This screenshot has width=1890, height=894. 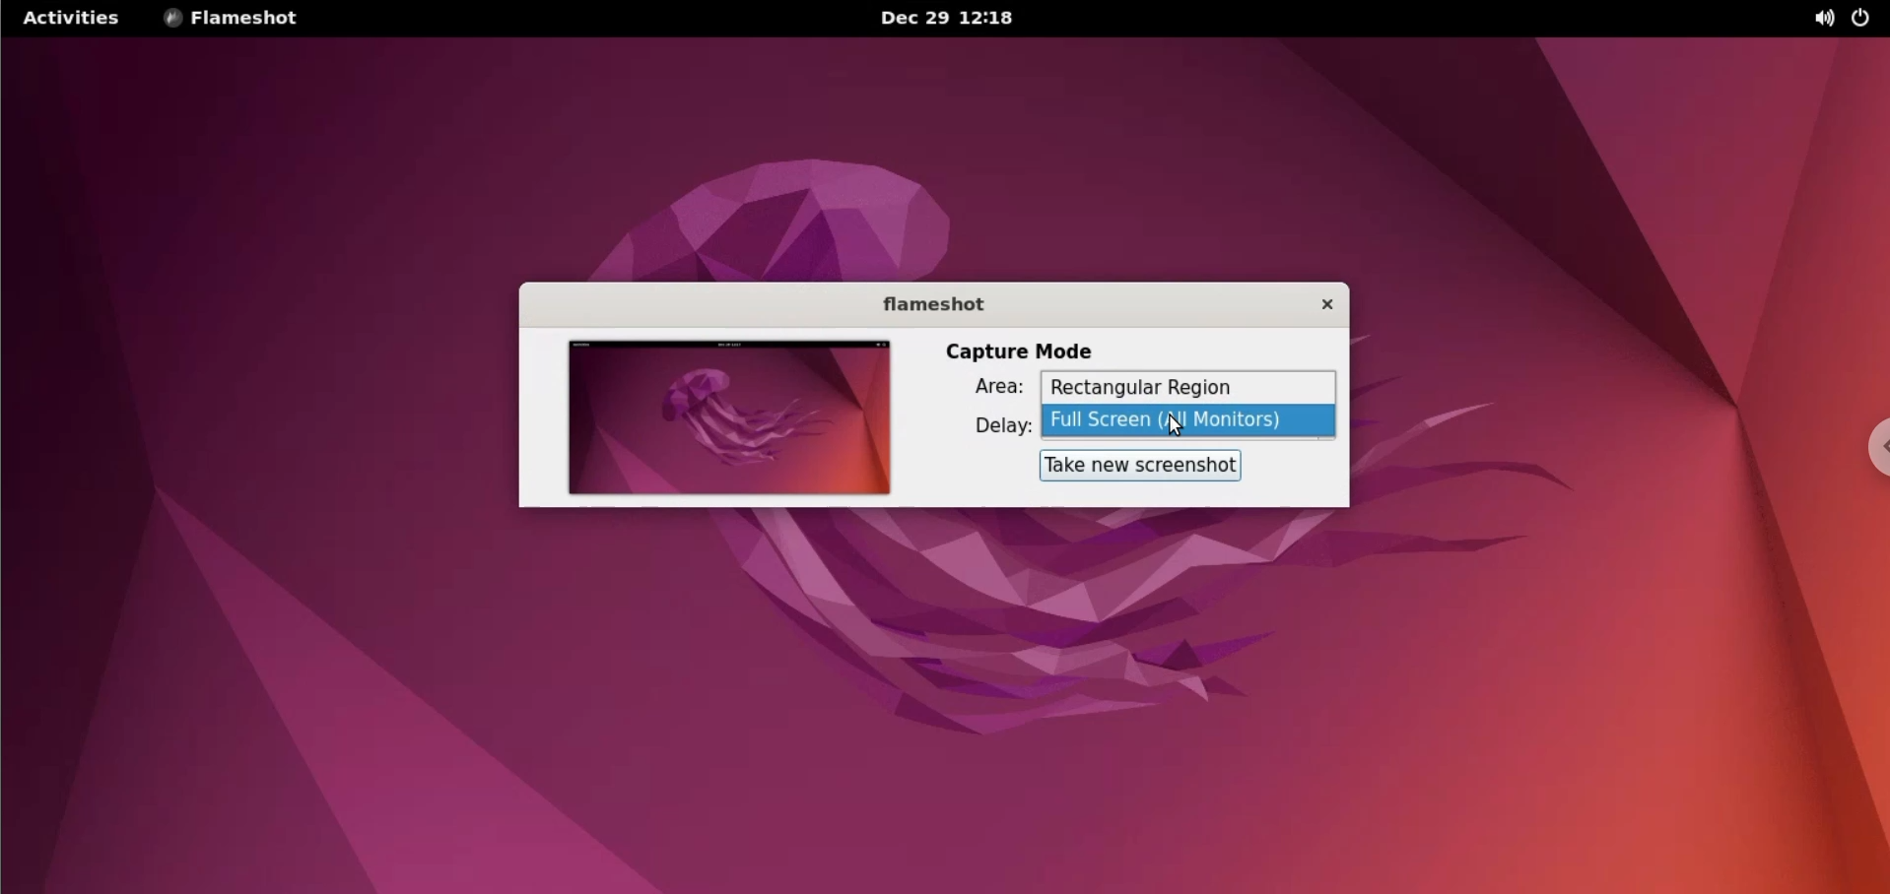 I want to click on full screen, so click(x=1190, y=424).